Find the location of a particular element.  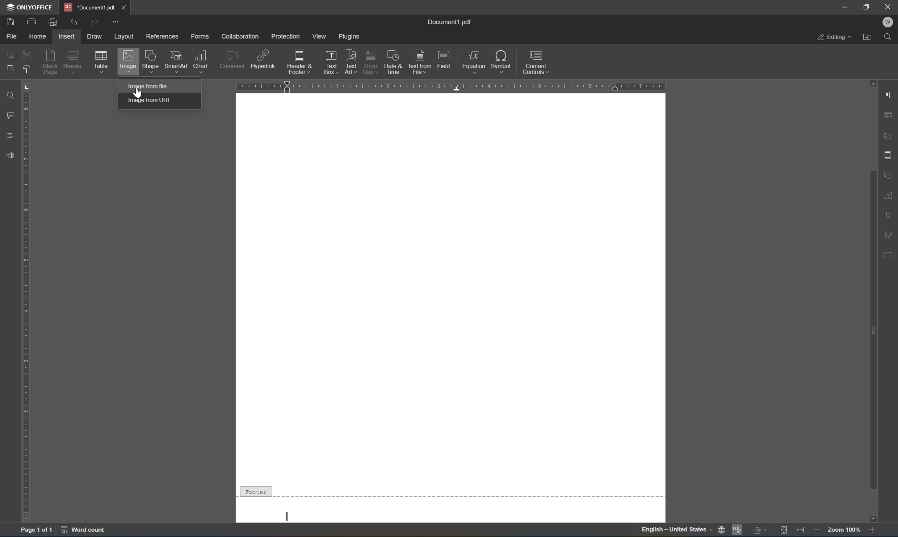

header & footer is located at coordinates (295, 63).